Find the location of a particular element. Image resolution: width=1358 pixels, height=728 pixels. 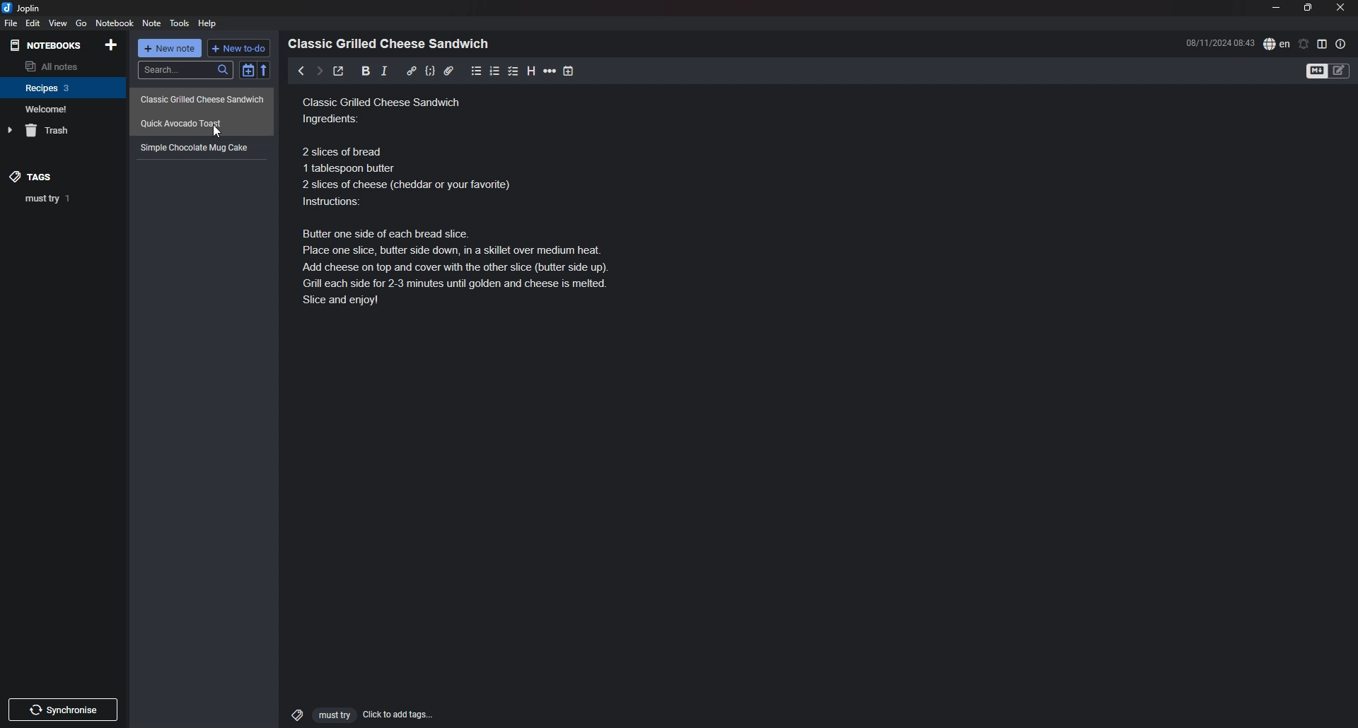

italic is located at coordinates (384, 71).